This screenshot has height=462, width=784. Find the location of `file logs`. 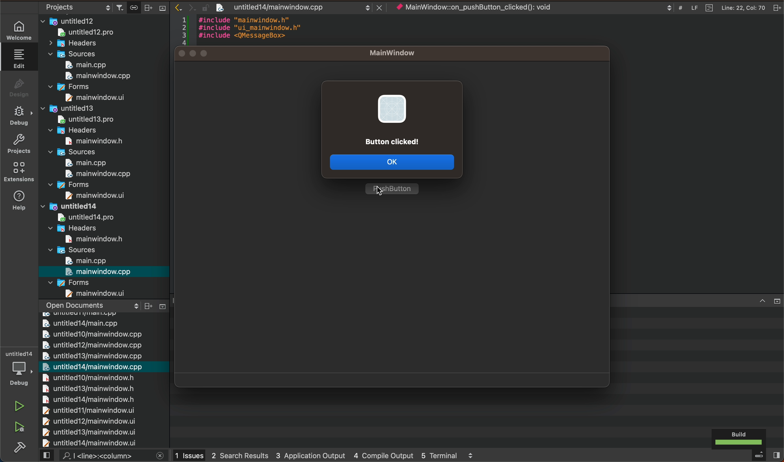

file logs is located at coordinates (719, 7).